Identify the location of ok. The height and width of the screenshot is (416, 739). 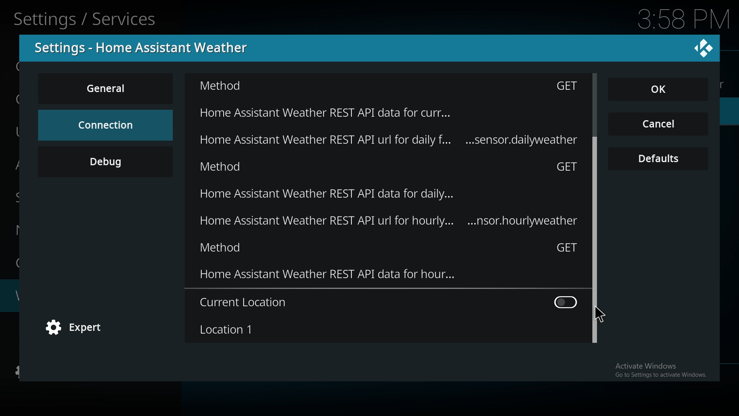
(663, 90).